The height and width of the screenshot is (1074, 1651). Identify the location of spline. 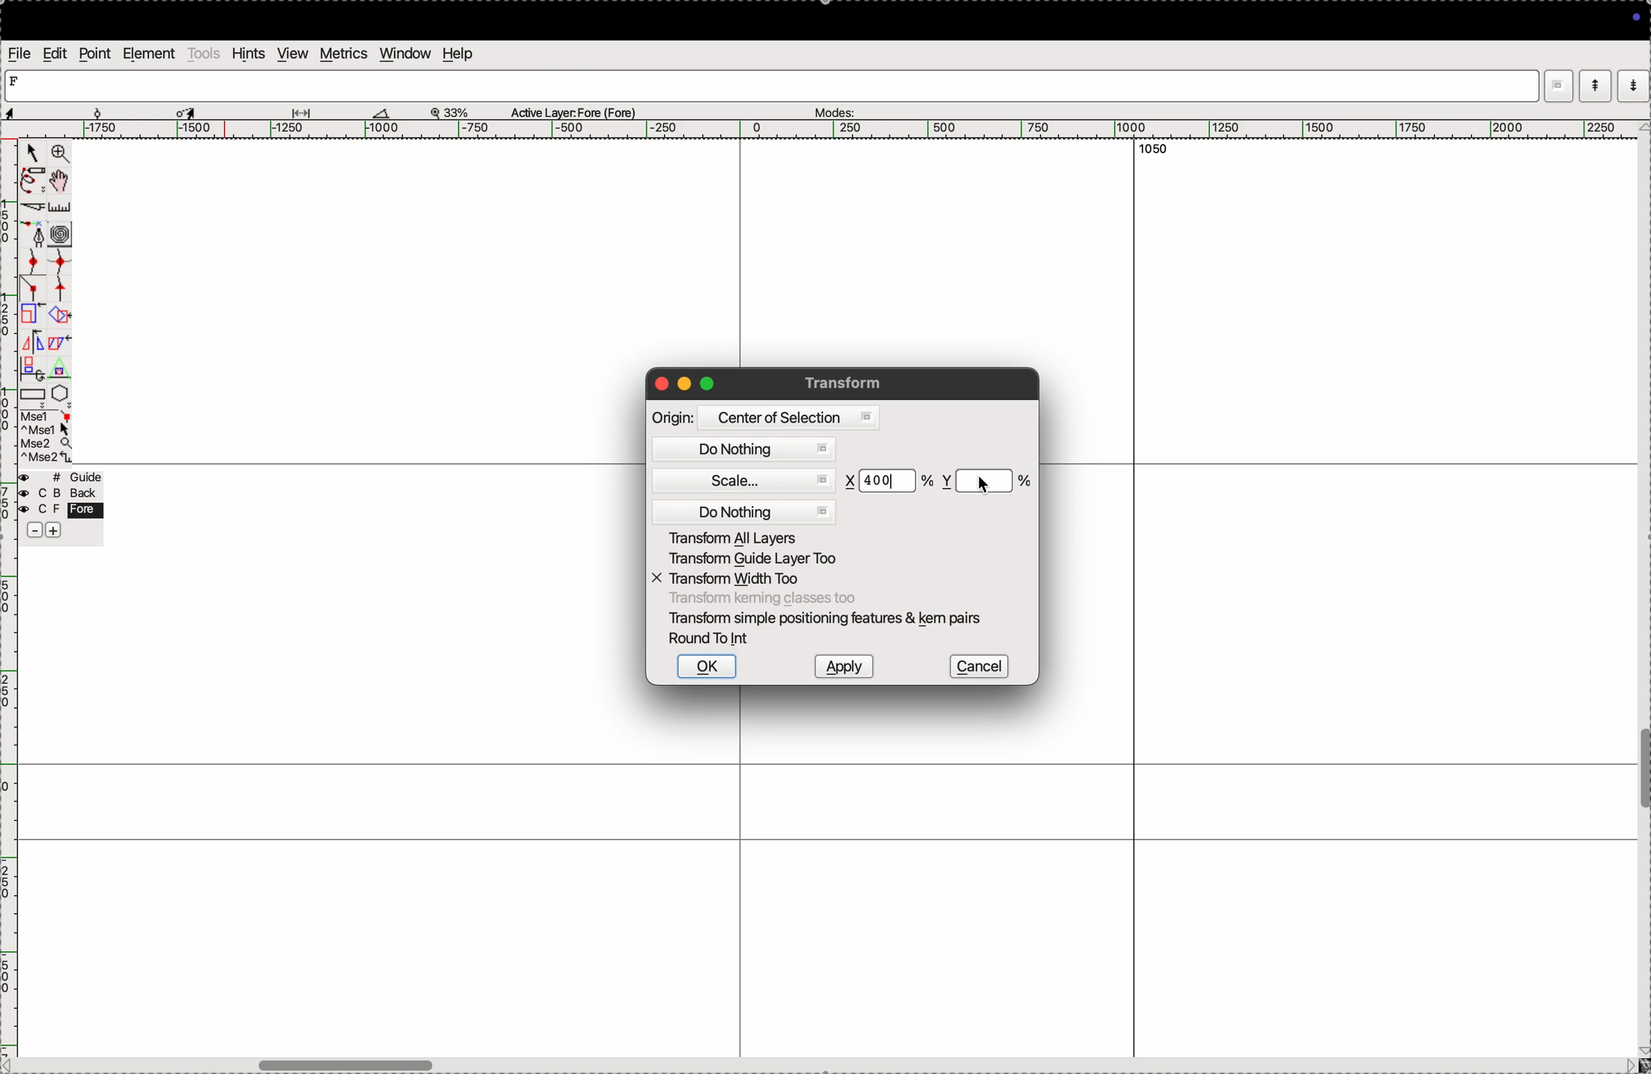
(59, 277).